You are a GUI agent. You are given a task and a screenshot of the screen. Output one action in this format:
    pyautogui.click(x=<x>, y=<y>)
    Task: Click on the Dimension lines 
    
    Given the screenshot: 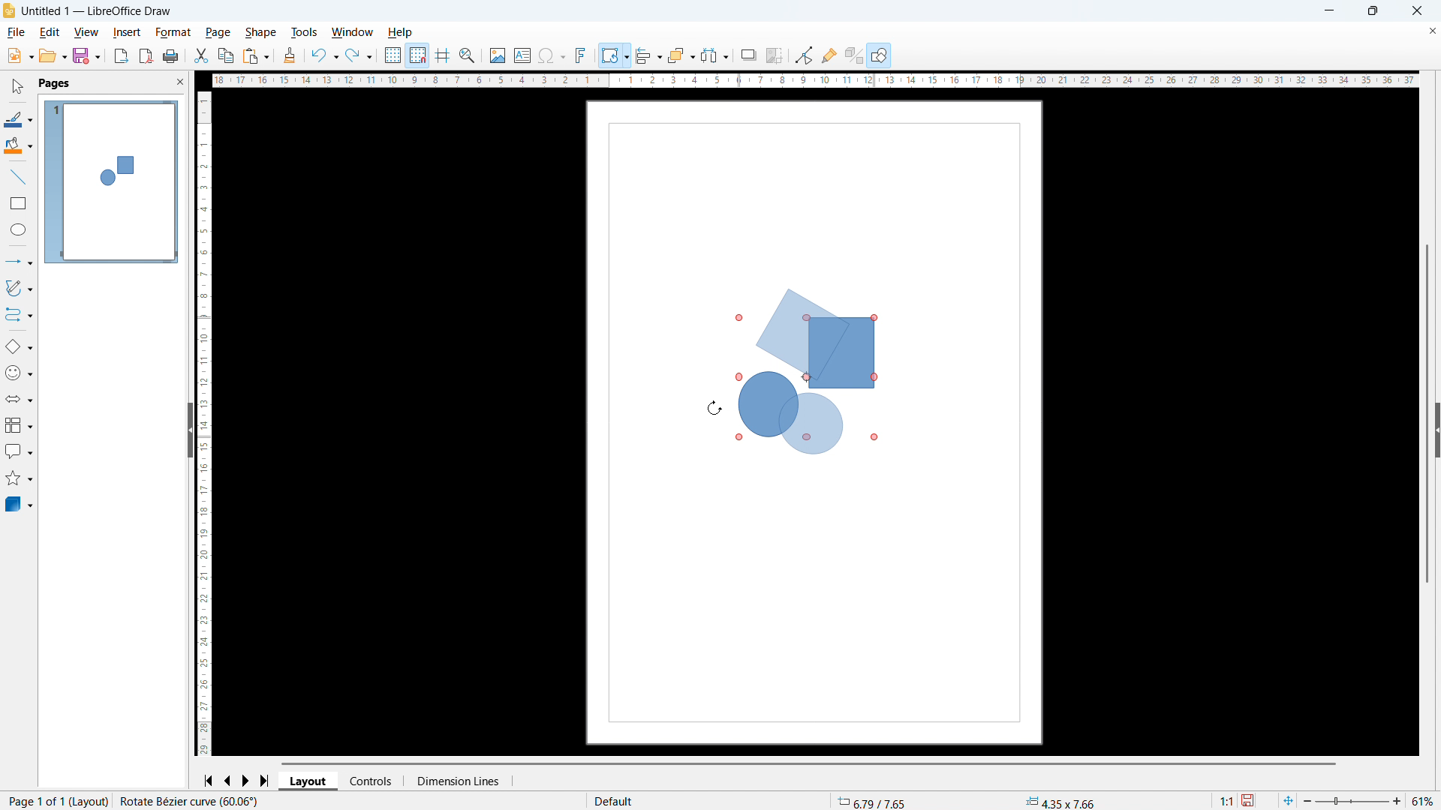 What is the action you would take?
    pyautogui.click(x=458, y=781)
    